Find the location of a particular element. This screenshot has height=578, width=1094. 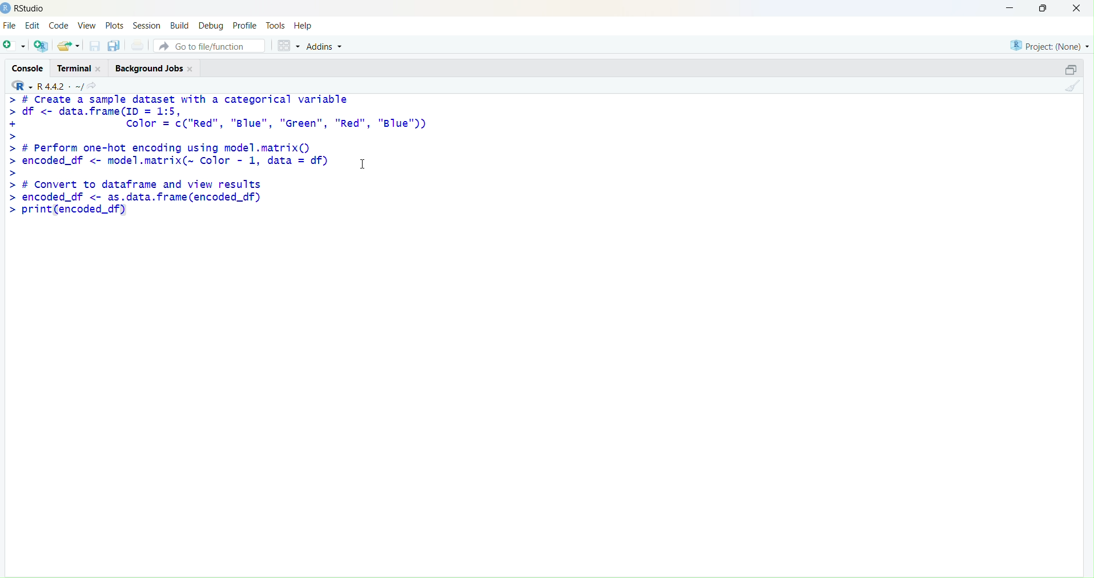

grid is located at coordinates (289, 46).